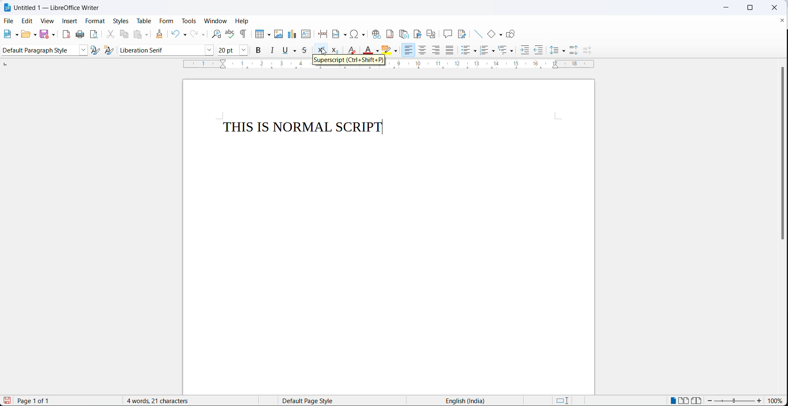 The width and height of the screenshot is (788, 406). Describe the element at coordinates (193, 34) in the screenshot. I see `redo` at that location.